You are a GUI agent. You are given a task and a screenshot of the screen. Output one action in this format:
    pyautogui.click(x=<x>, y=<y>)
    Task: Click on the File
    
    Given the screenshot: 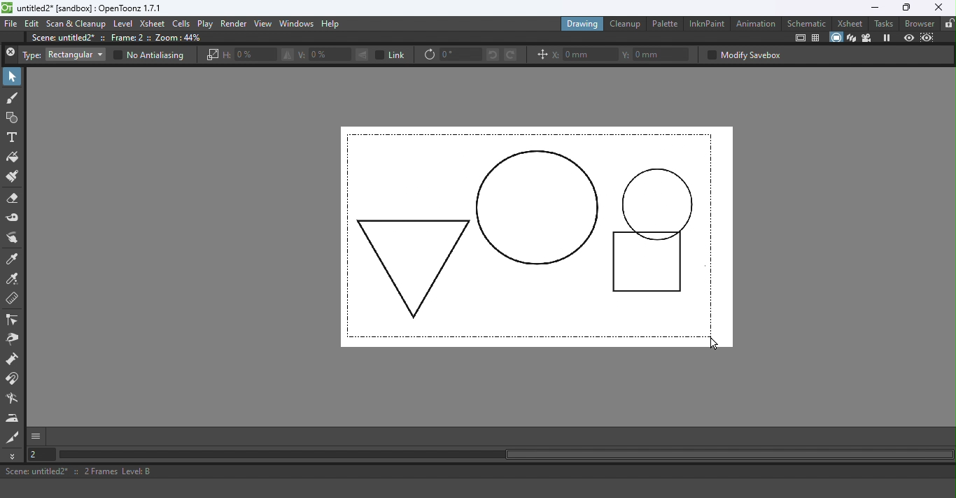 What is the action you would take?
    pyautogui.click(x=11, y=24)
    